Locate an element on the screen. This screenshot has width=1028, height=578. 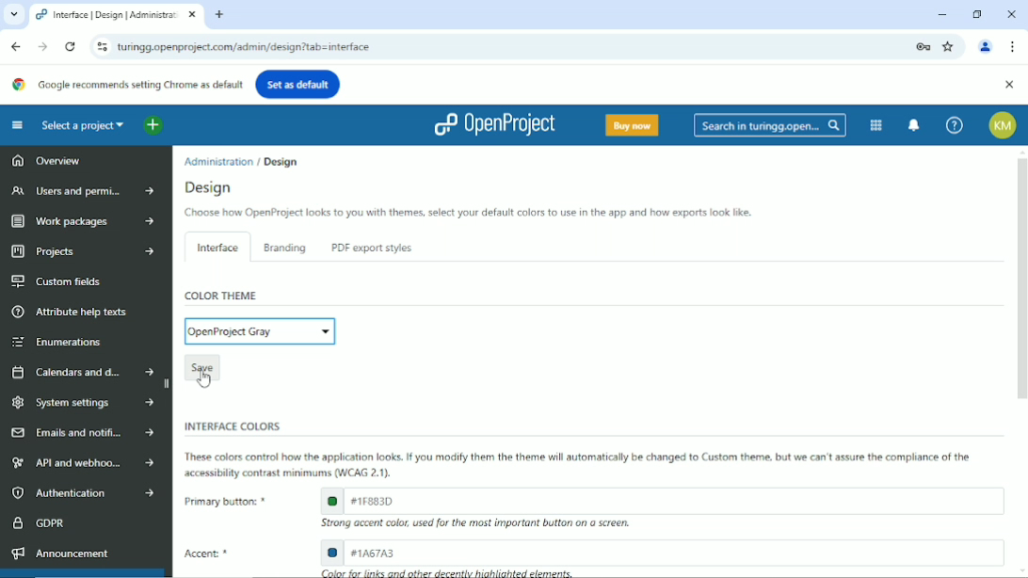
Interface | Design | Administra: is located at coordinates (106, 15).